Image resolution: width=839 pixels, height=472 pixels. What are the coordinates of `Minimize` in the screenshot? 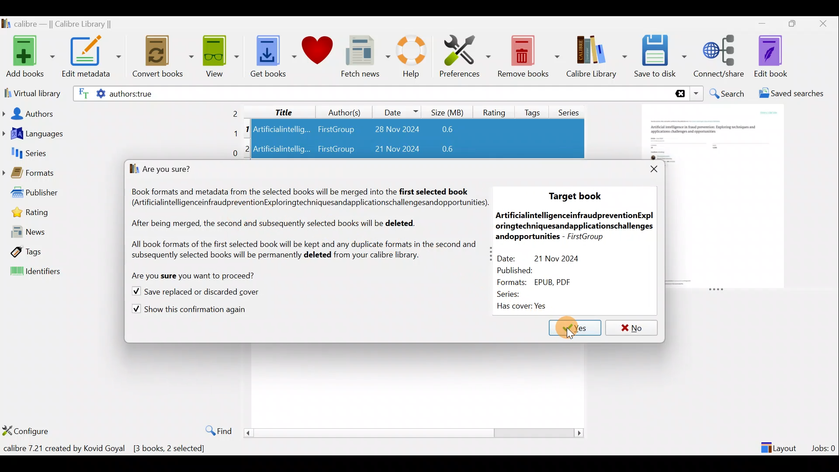 It's located at (762, 23).